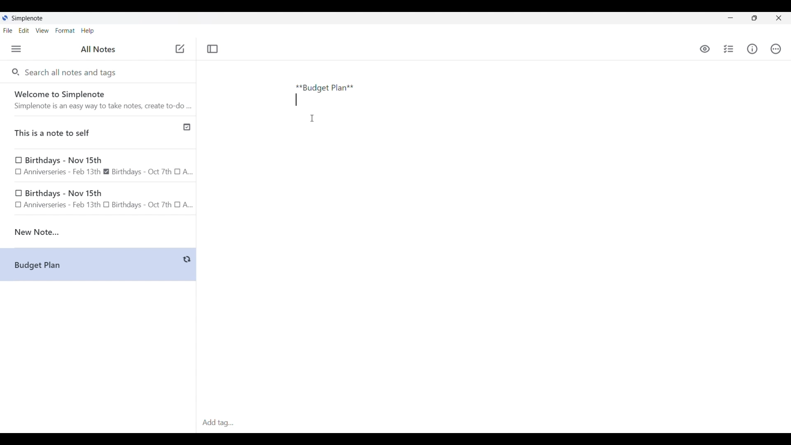 The image size is (791, 445). What do you see at coordinates (99, 133) in the screenshot?
I see `Published note indicated by check icon` at bounding box center [99, 133].